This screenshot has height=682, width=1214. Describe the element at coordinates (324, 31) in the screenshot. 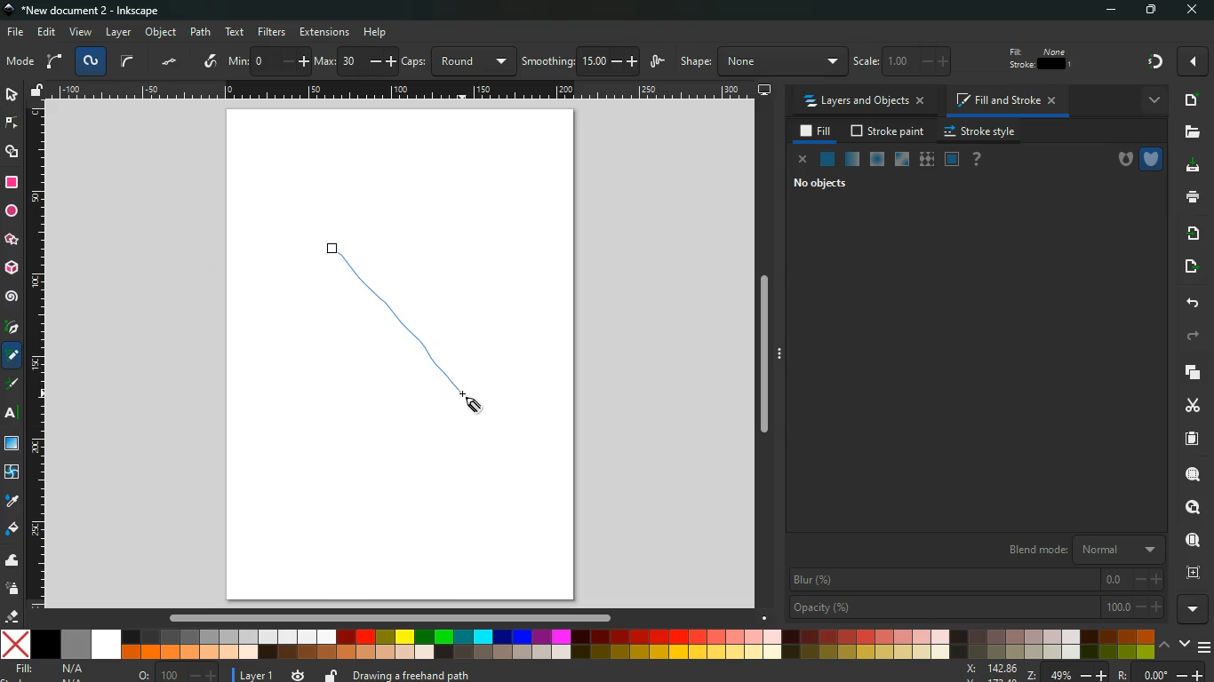

I see `extensions` at that location.